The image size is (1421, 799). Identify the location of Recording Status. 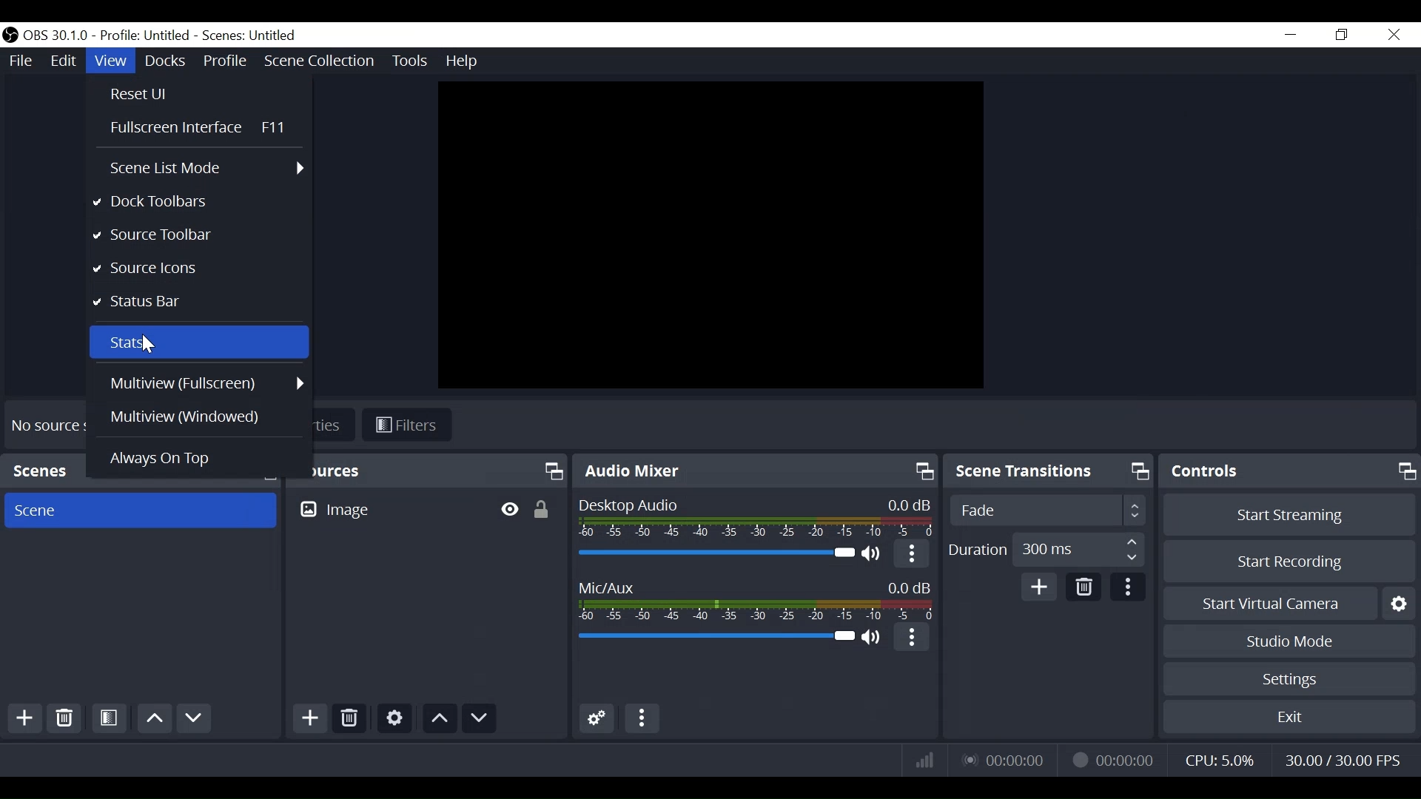
(1112, 758).